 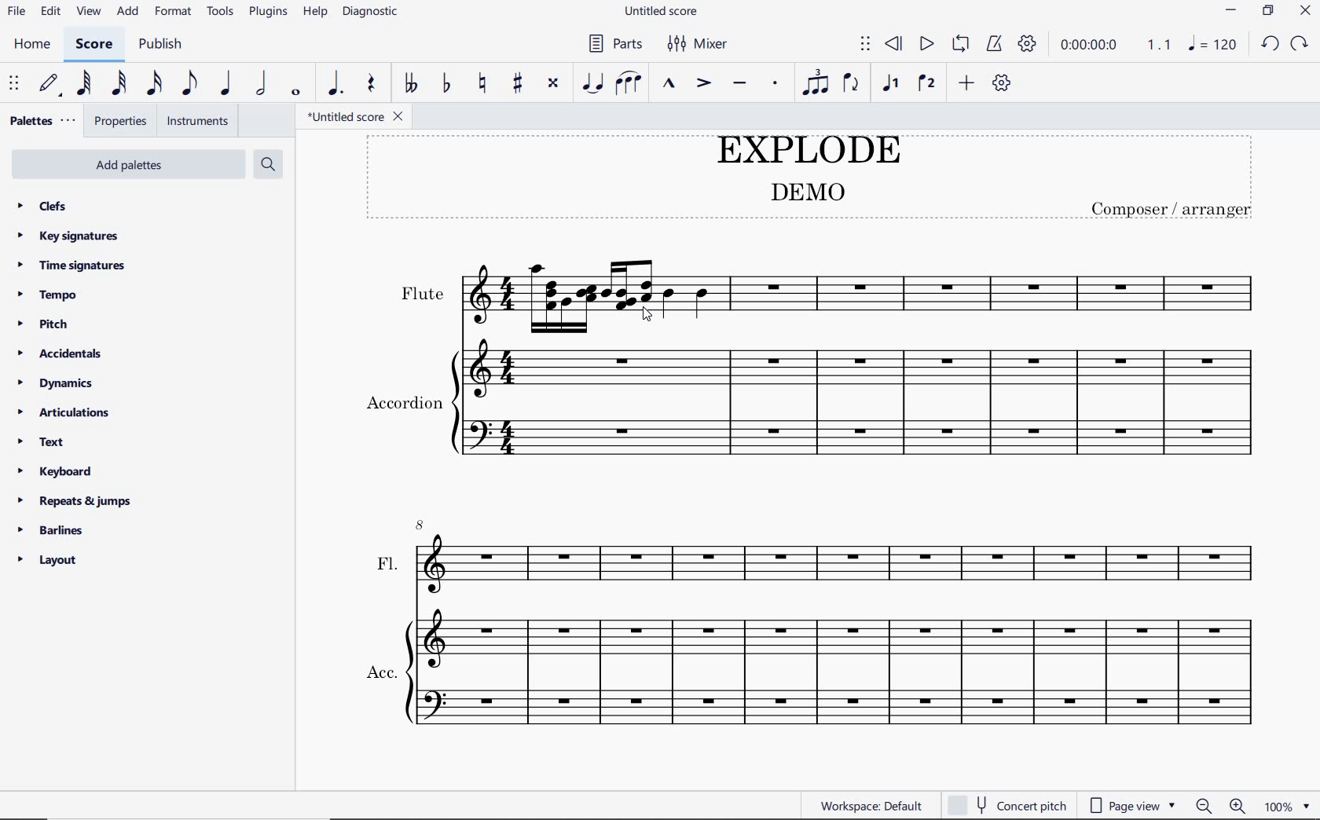 What do you see at coordinates (15, 12) in the screenshot?
I see `file` at bounding box center [15, 12].